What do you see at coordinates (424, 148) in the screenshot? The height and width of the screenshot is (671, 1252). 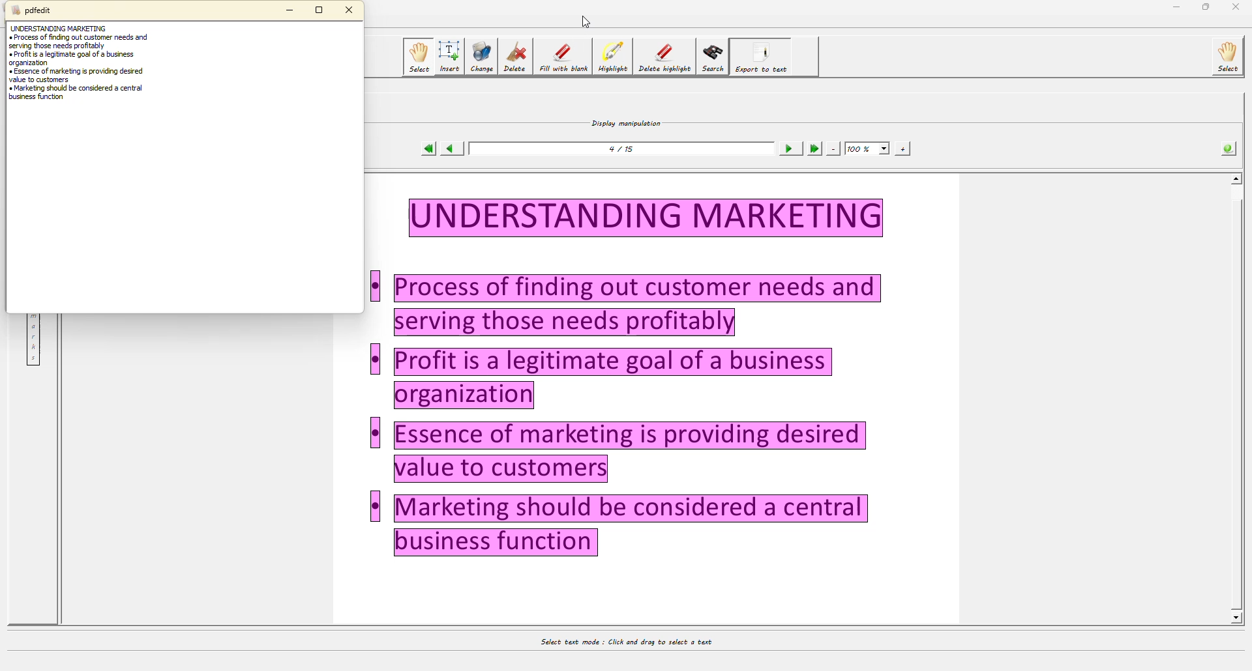 I see `first page` at bounding box center [424, 148].